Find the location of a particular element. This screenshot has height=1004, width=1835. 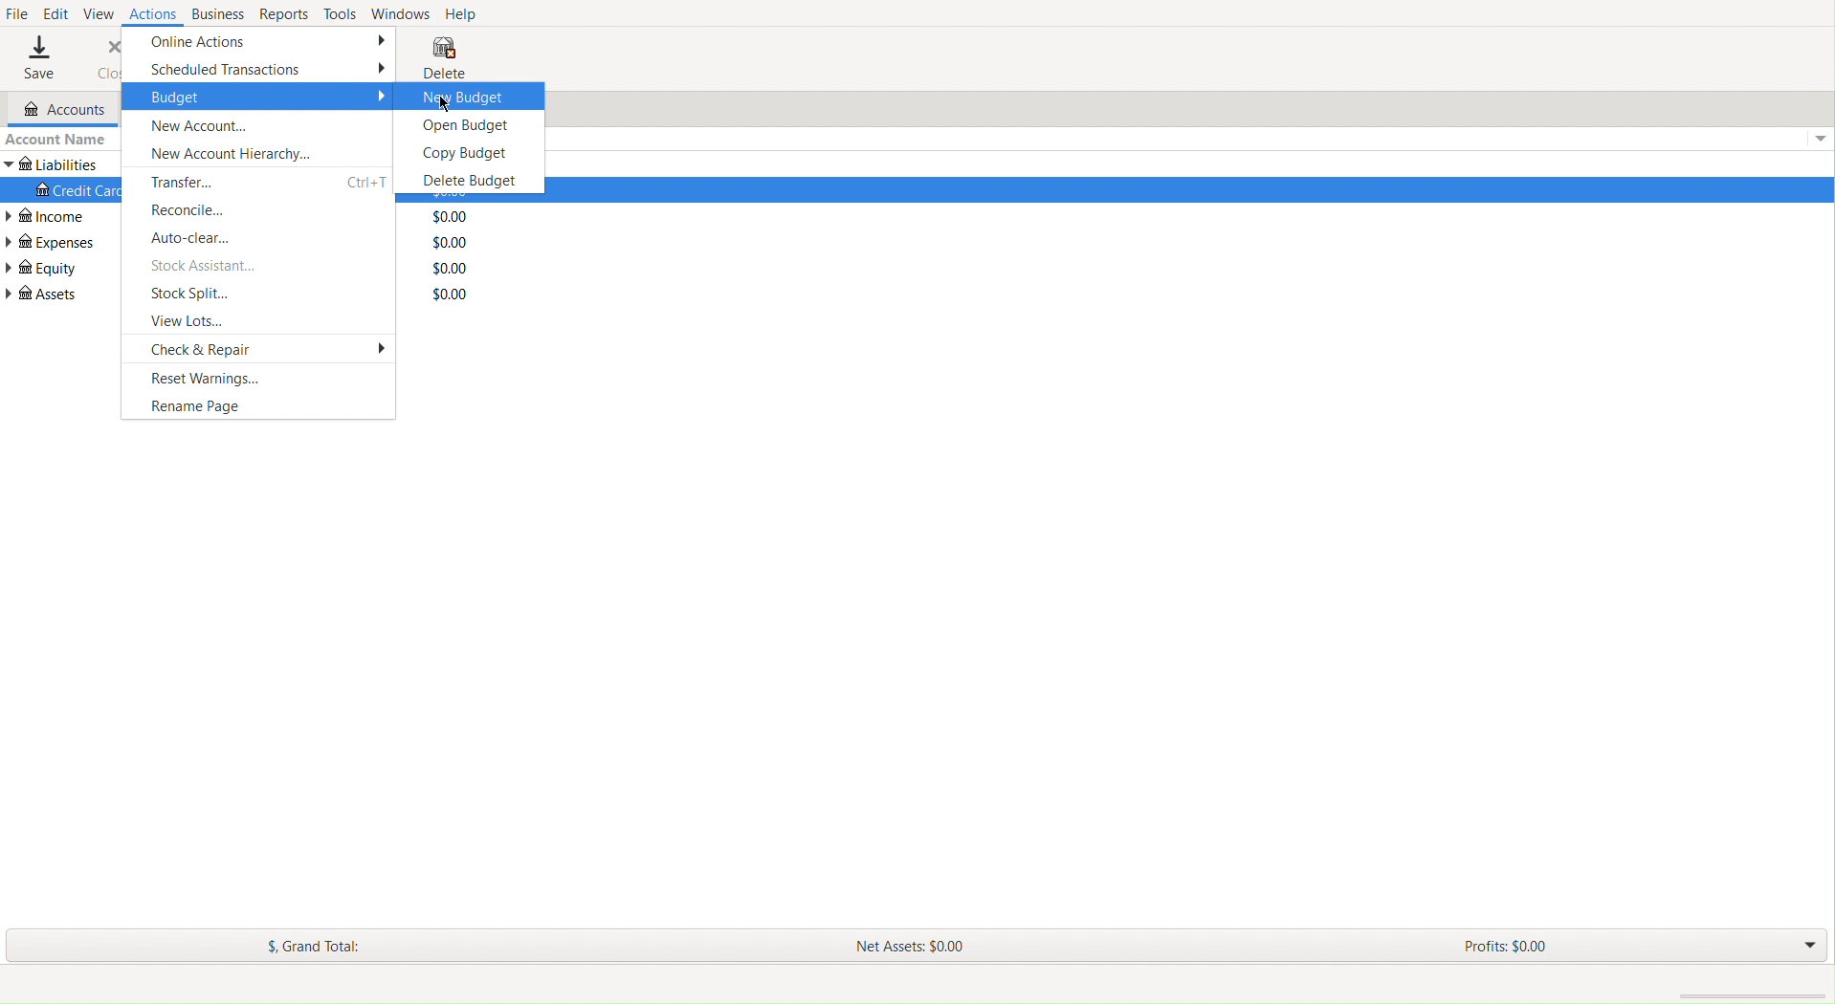

New Budget is located at coordinates (457, 96).